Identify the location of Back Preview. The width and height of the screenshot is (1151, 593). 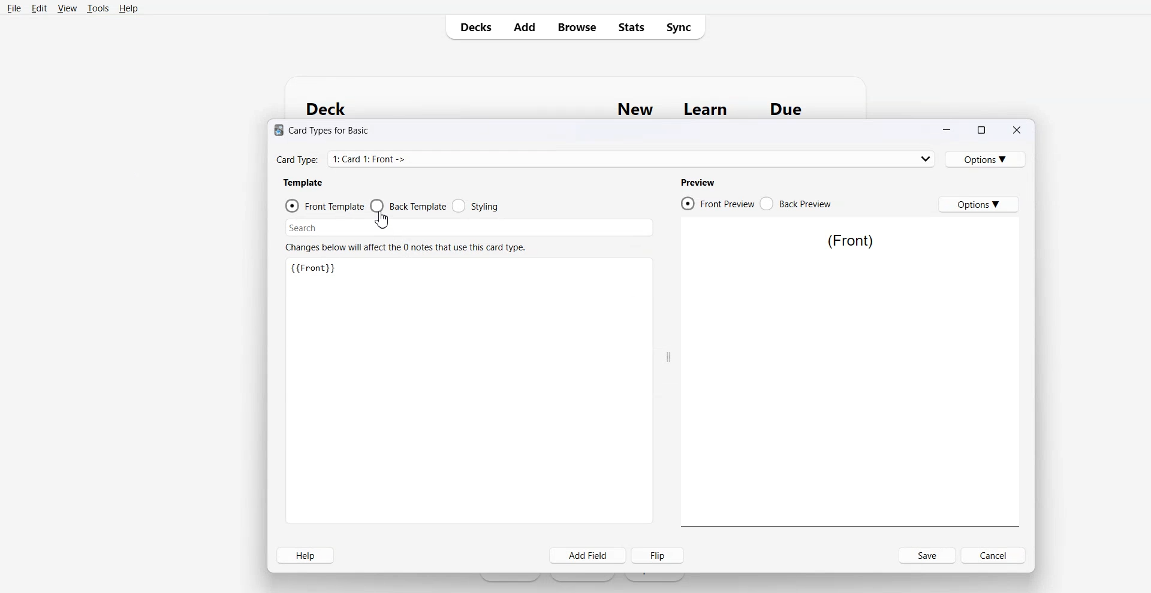
(796, 203).